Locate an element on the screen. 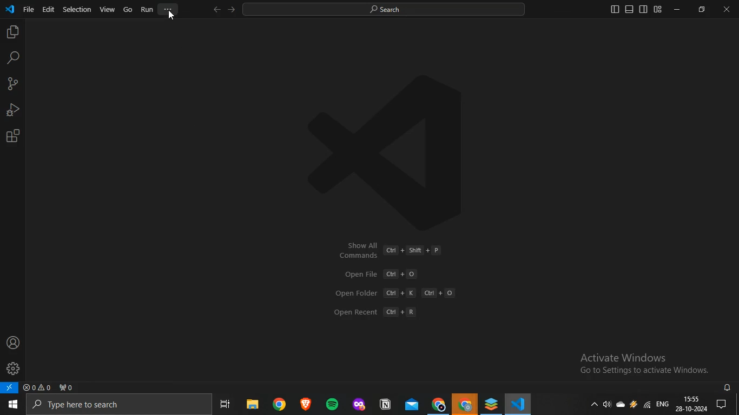 This screenshot has width=739, height=415. close is located at coordinates (727, 9).